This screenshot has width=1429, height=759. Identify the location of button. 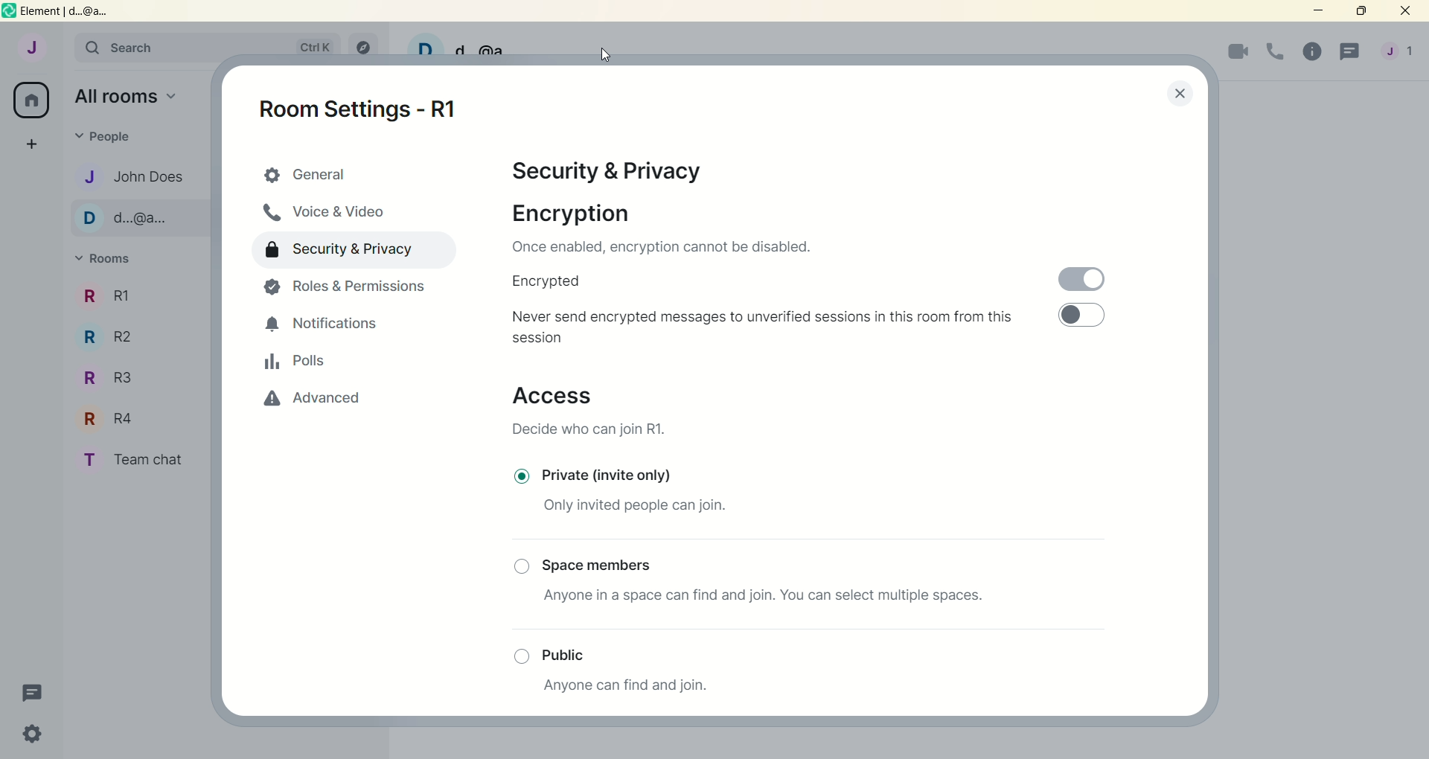
(518, 653).